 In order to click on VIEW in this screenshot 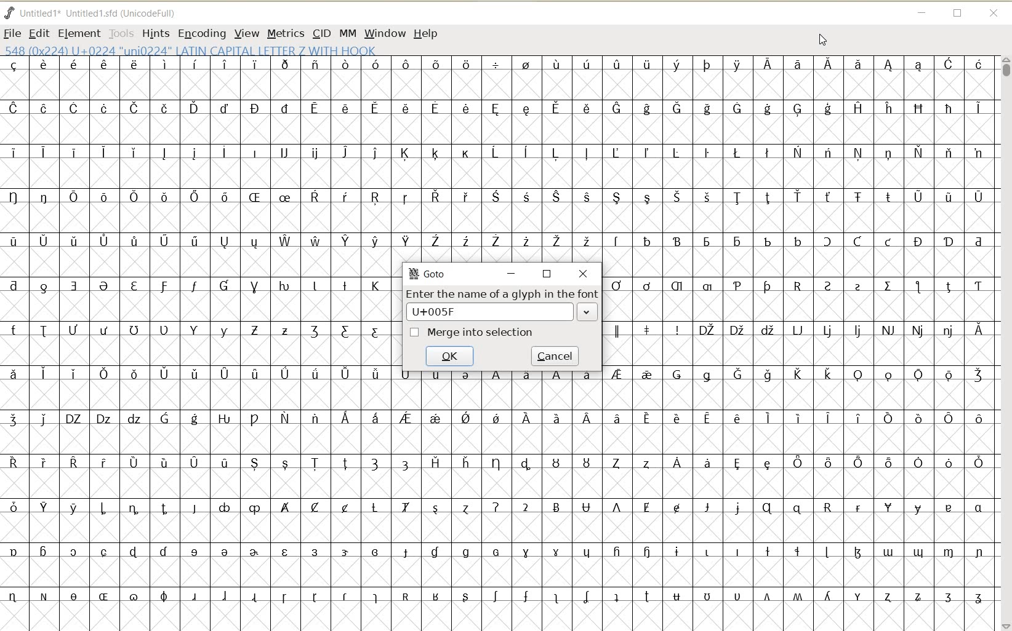, I will do `click(244, 33)`.